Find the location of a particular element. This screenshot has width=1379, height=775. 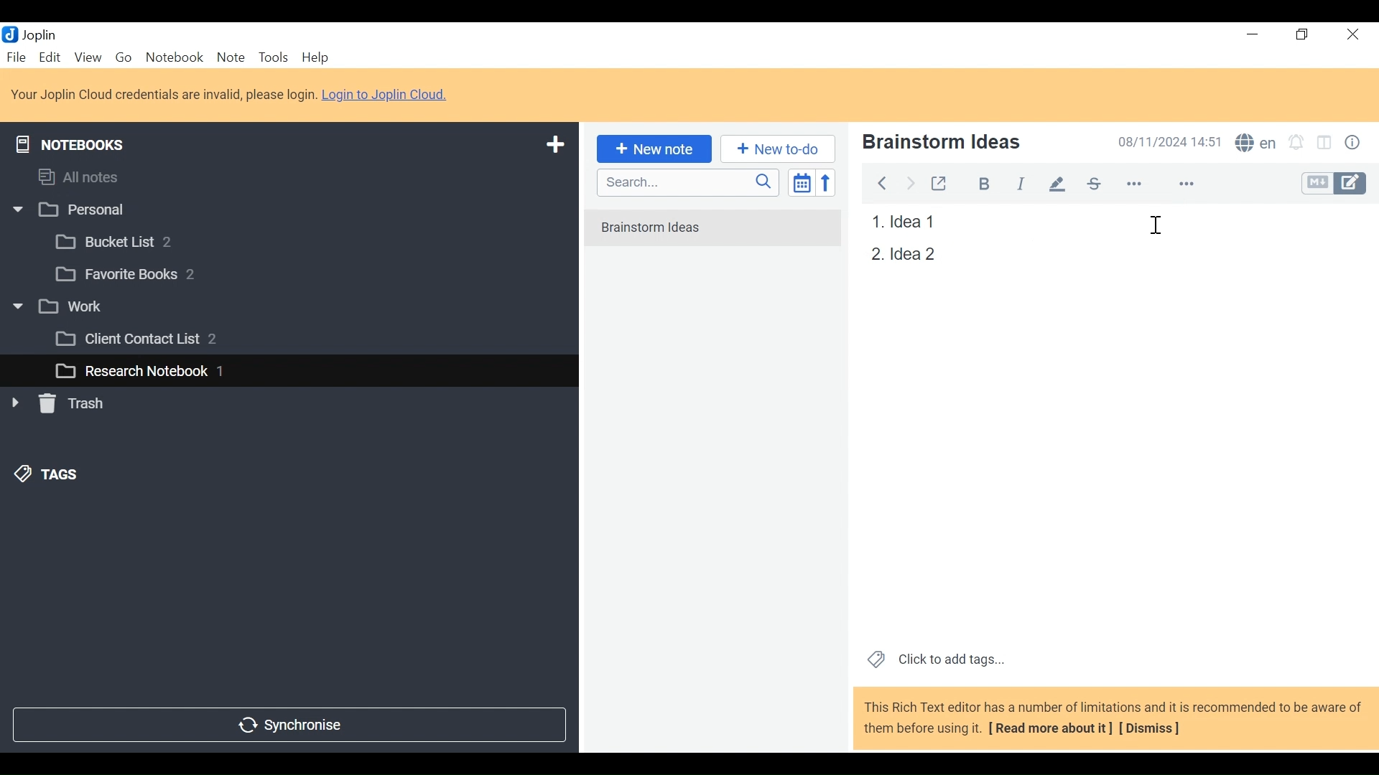

Edit is located at coordinates (51, 57).